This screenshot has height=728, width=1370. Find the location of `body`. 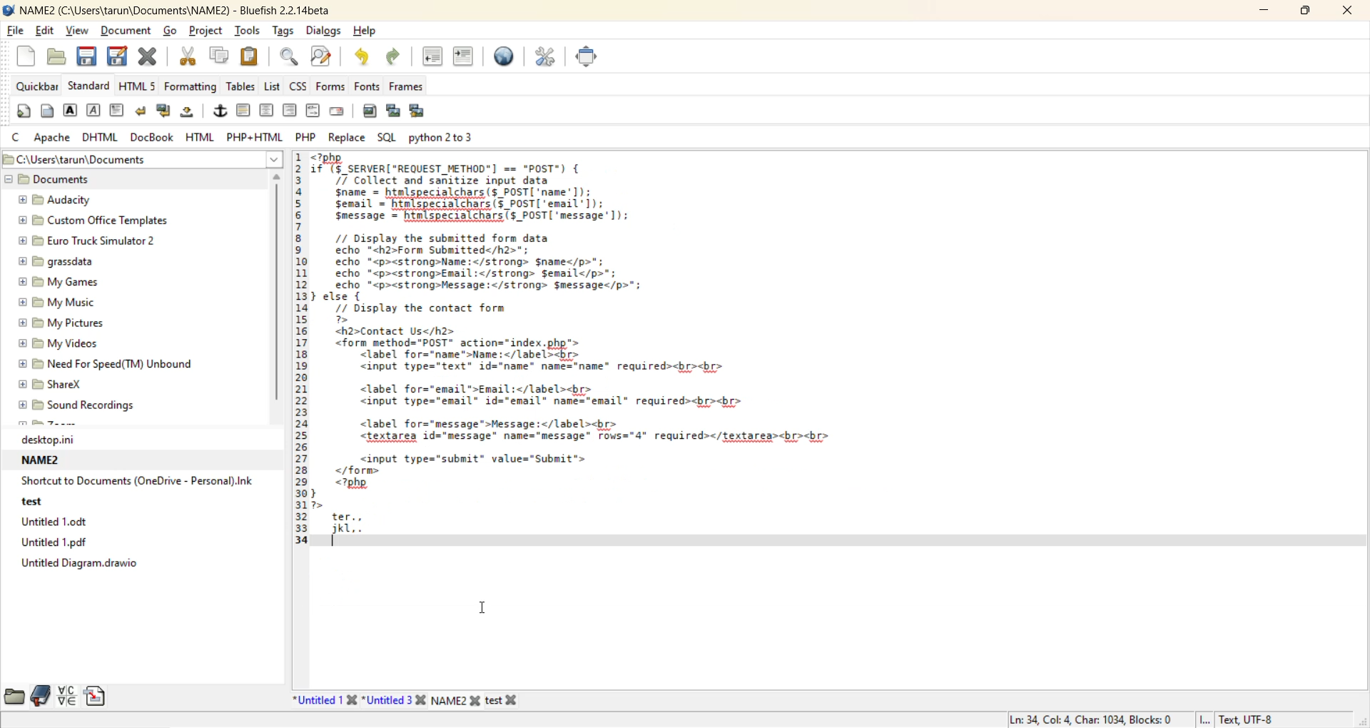

body is located at coordinates (46, 111).